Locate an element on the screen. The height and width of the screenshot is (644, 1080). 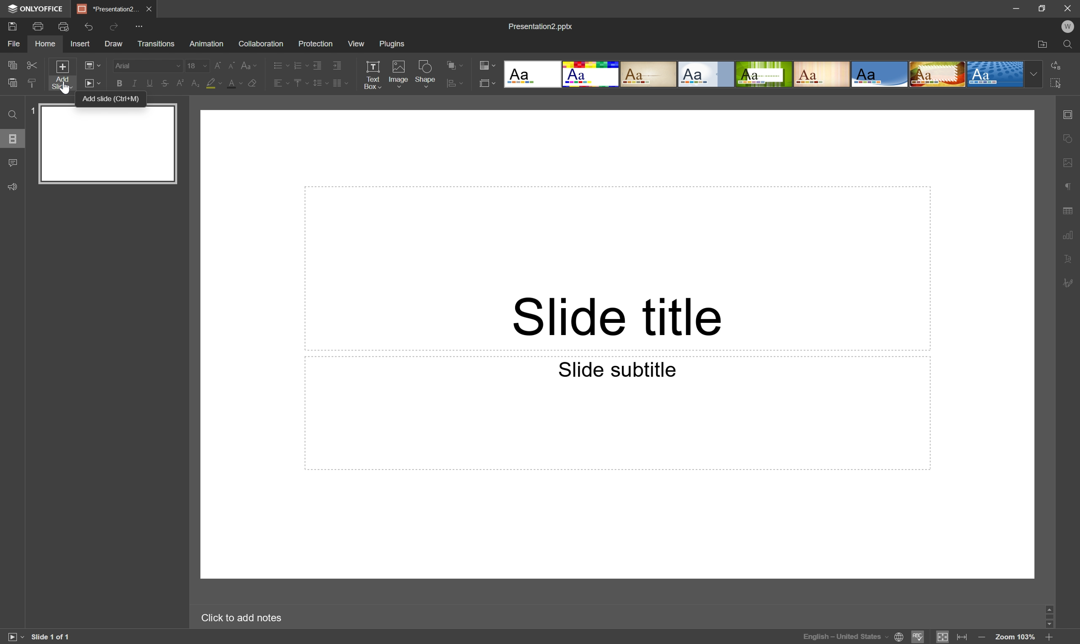
Slide title is located at coordinates (620, 315).